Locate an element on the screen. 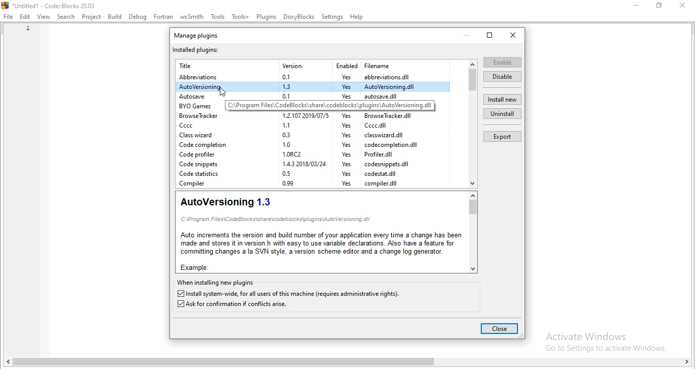 This screenshot has width=695, height=369. C:\Program Files\CodeBlocks\share\codeblocks\plugins\AutoVersioning.dil is located at coordinates (330, 106).